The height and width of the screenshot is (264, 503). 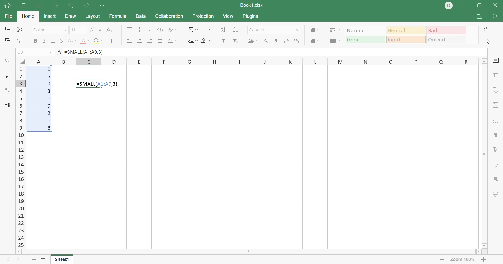 I want to click on Collaboration, so click(x=170, y=16).